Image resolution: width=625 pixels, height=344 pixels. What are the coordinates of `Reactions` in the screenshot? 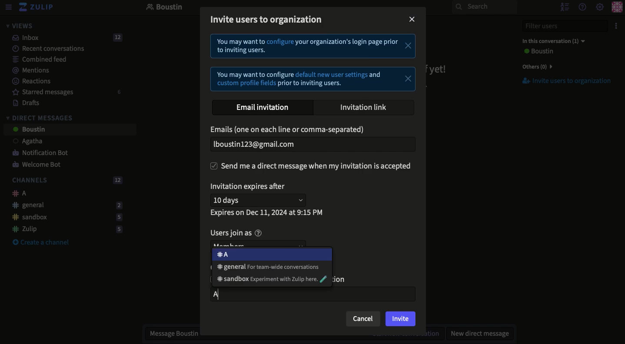 It's located at (30, 82).